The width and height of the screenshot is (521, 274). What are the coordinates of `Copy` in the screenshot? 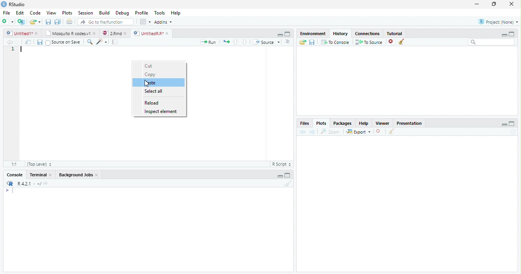 It's located at (151, 74).